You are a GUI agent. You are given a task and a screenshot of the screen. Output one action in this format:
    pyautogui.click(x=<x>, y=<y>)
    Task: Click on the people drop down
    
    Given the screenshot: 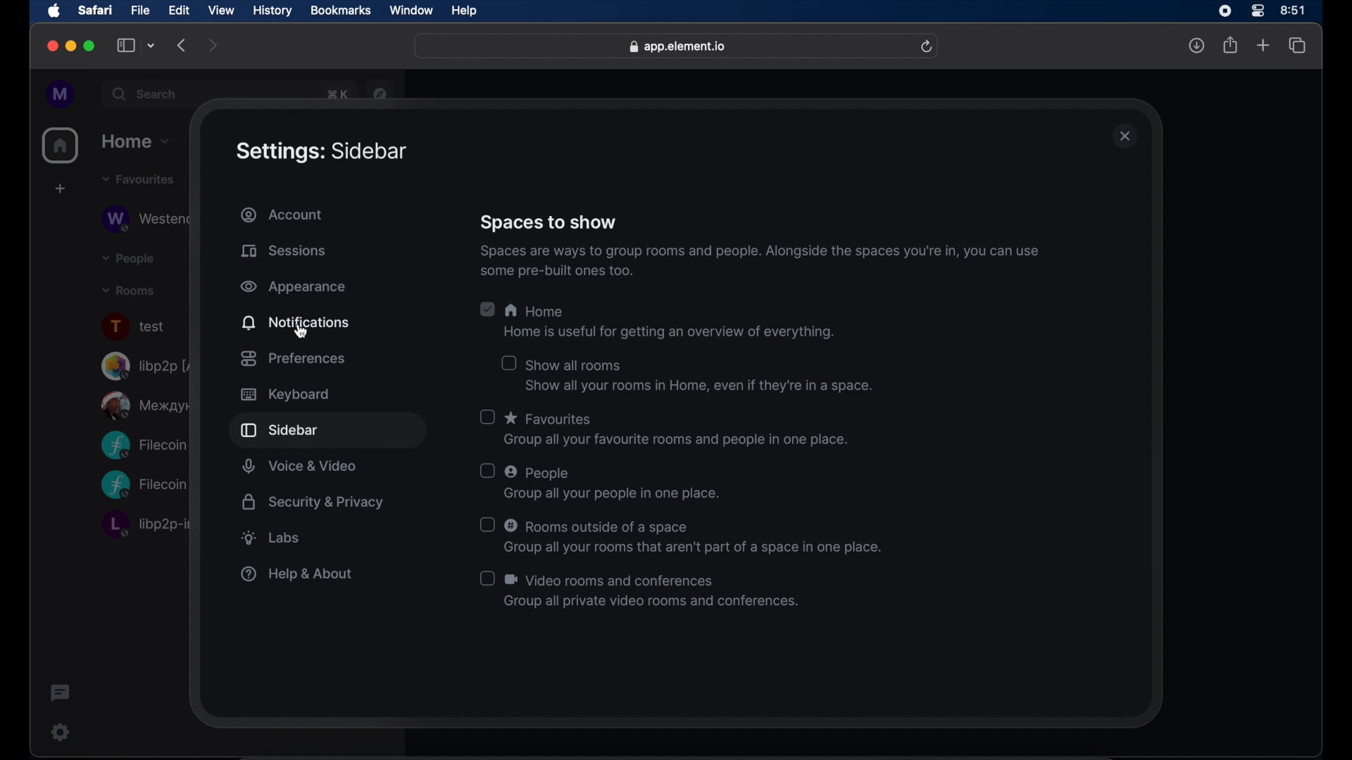 What is the action you would take?
    pyautogui.click(x=127, y=259)
    